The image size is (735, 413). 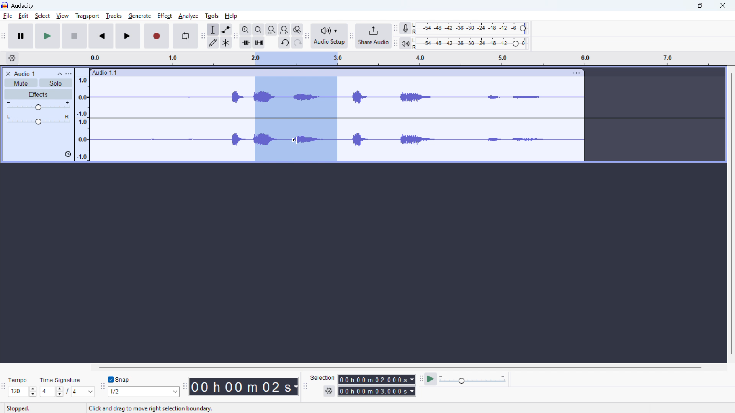 What do you see at coordinates (4, 36) in the screenshot?
I see `Transport toolbar` at bounding box center [4, 36].